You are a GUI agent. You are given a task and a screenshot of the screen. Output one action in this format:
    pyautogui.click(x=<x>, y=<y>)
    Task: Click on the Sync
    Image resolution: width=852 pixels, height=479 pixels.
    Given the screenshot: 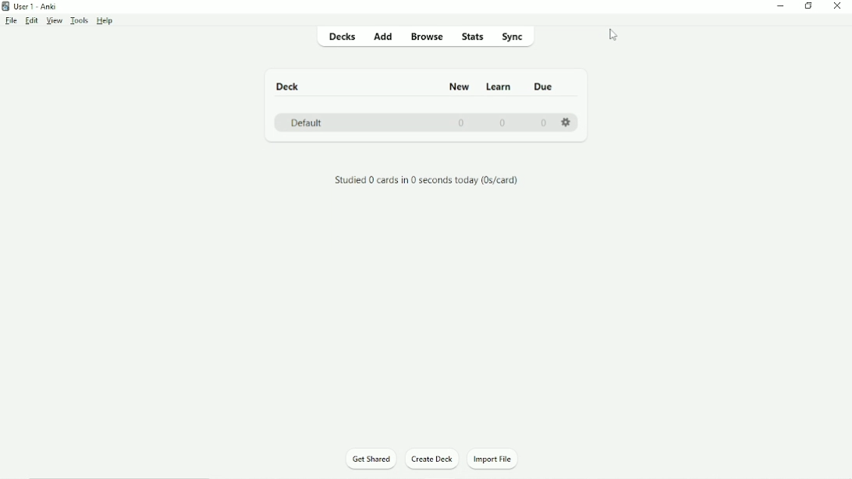 What is the action you would take?
    pyautogui.click(x=515, y=37)
    